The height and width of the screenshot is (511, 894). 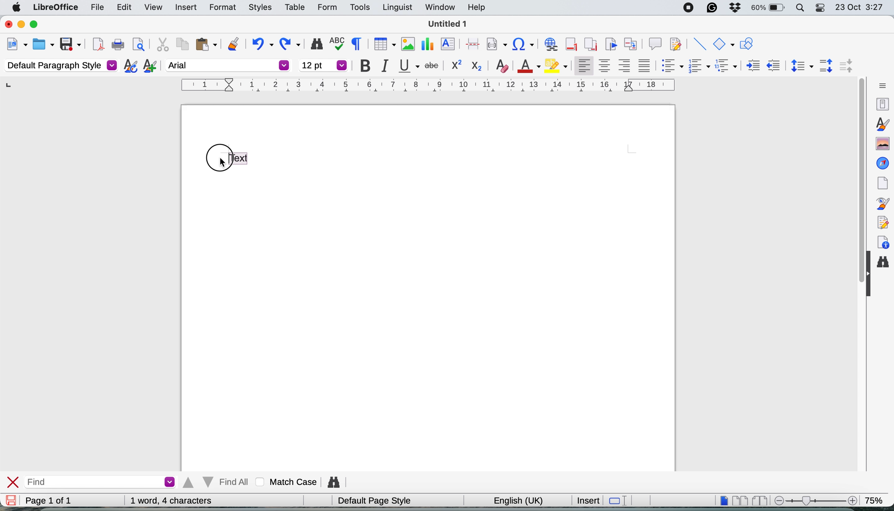 I want to click on insert hyperlink, so click(x=550, y=45).